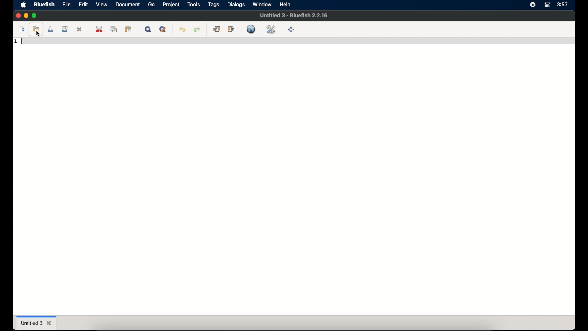 Image resolution: width=588 pixels, height=331 pixels. What do you see at coordinates (128, 30) in the screenshot?
I see `paste` at bounding box center [128, 30].